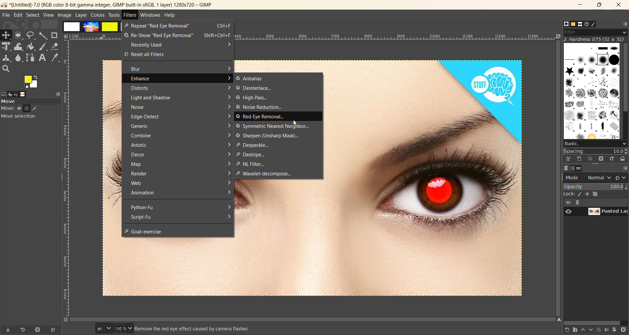 This screenshot has width=629, height=335. What do you see at coordinates (563, 169) in the screenshot?
I see `layer` at bounding box center [563, 169].